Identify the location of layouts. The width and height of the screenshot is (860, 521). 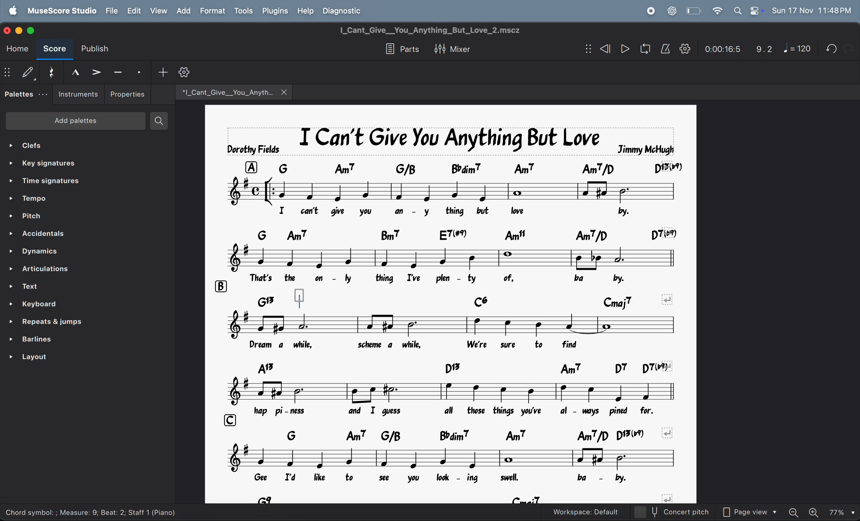
(72, 360).